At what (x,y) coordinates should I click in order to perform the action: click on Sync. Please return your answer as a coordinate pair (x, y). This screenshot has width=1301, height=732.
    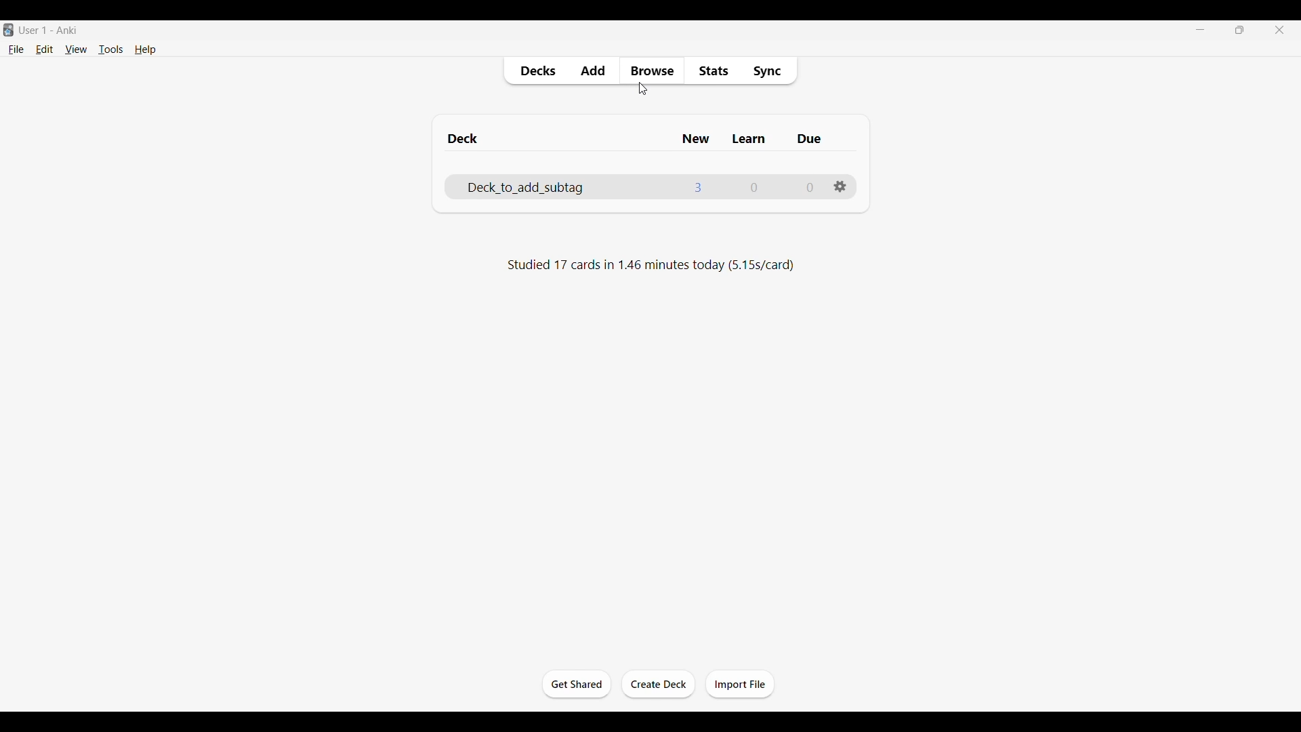
    Looking at the image, I should click on (770, 70).